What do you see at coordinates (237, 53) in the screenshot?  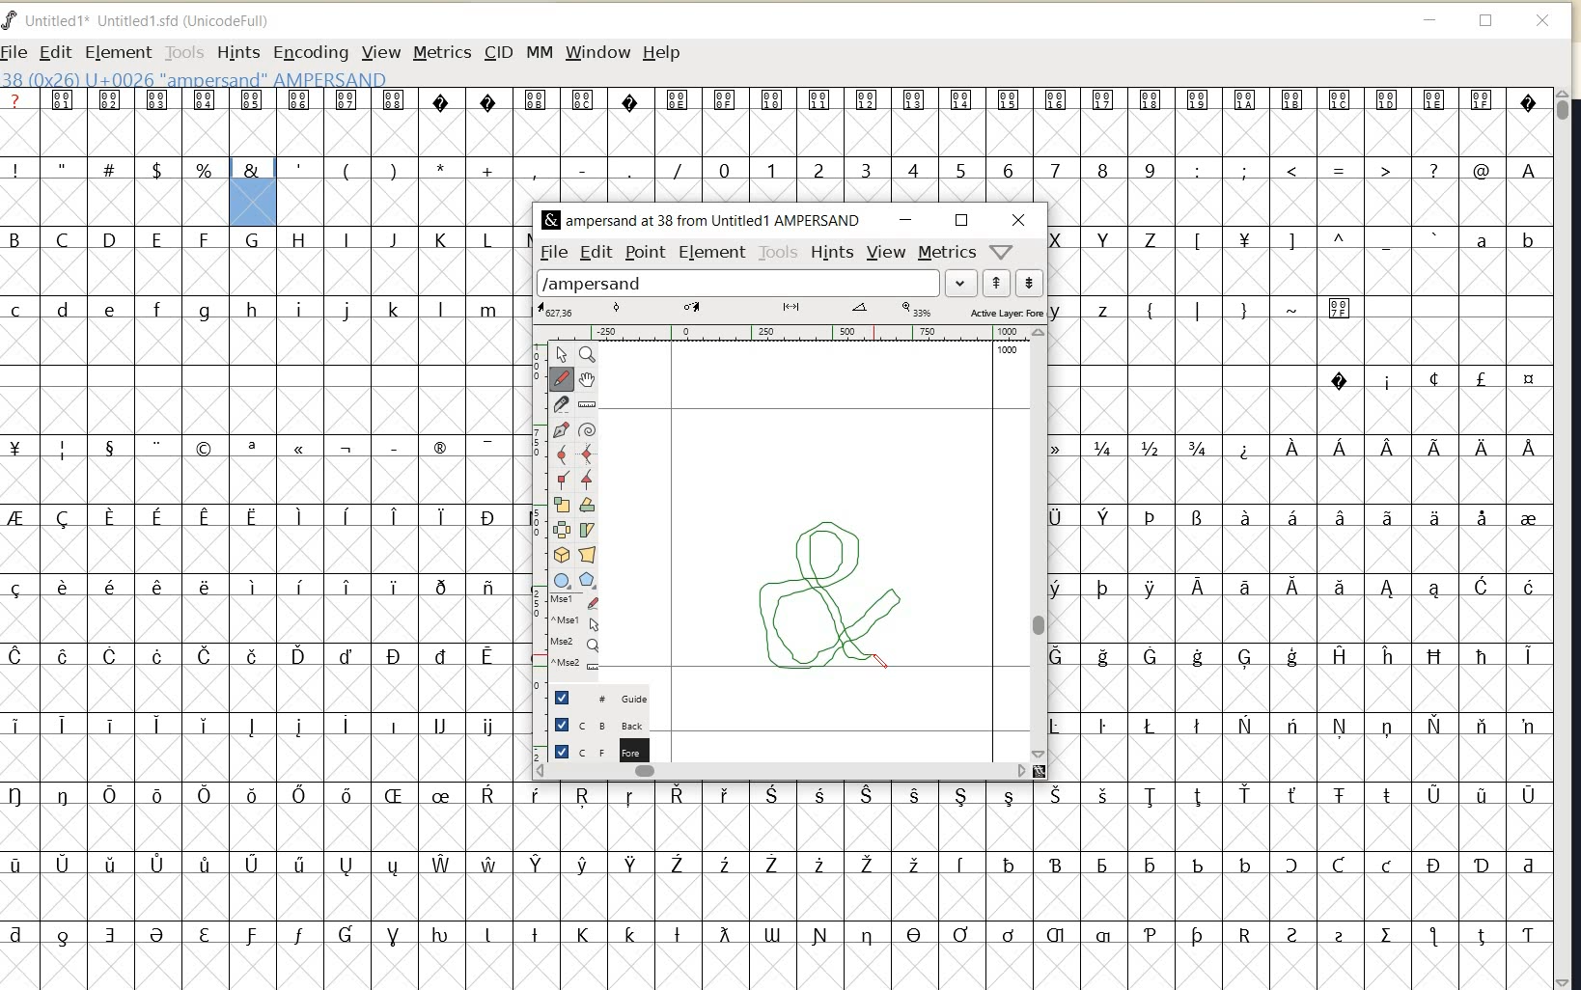 I see `HINTS` at bounding box center [237, 53].